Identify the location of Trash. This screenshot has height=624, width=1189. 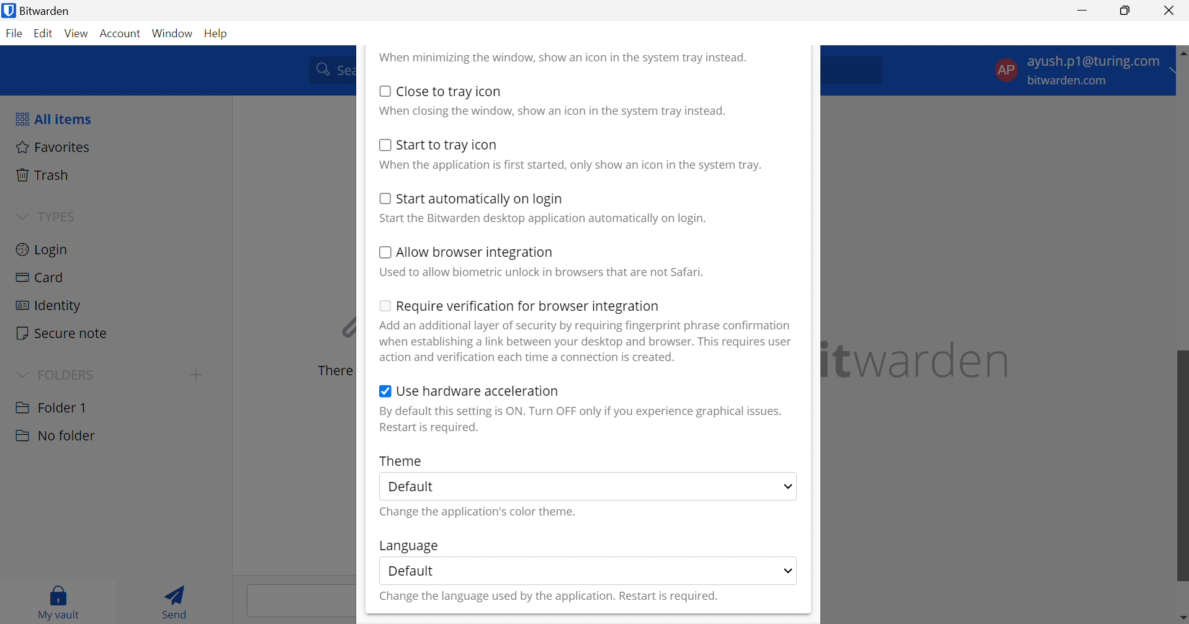
(44, 175).